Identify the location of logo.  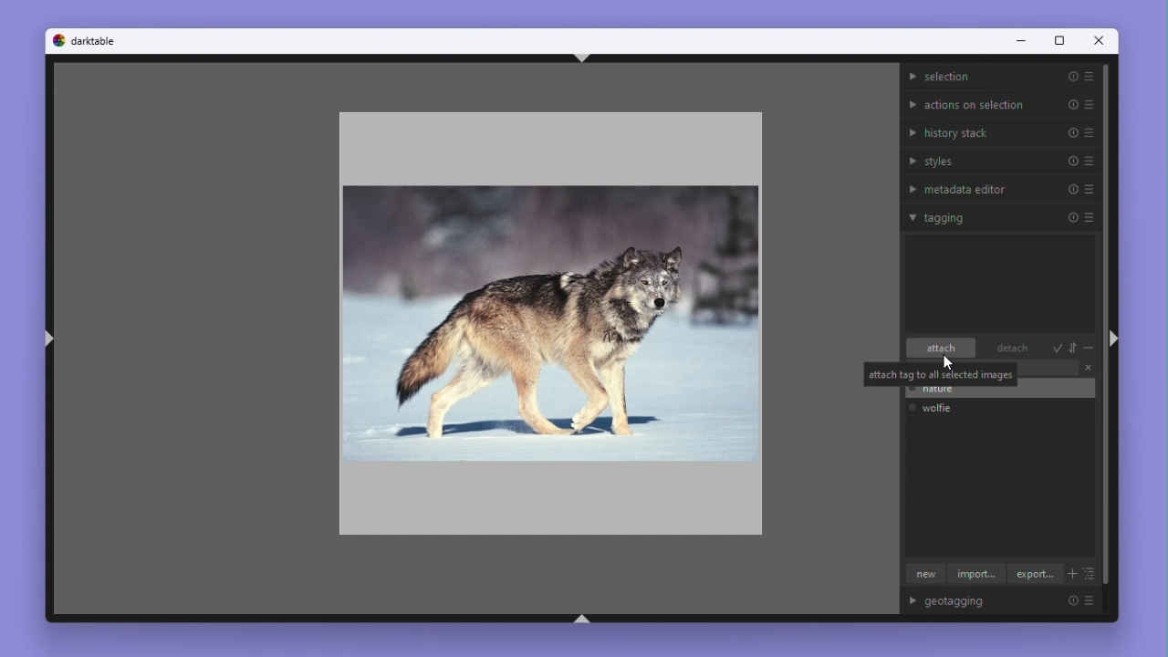
(57, 39).